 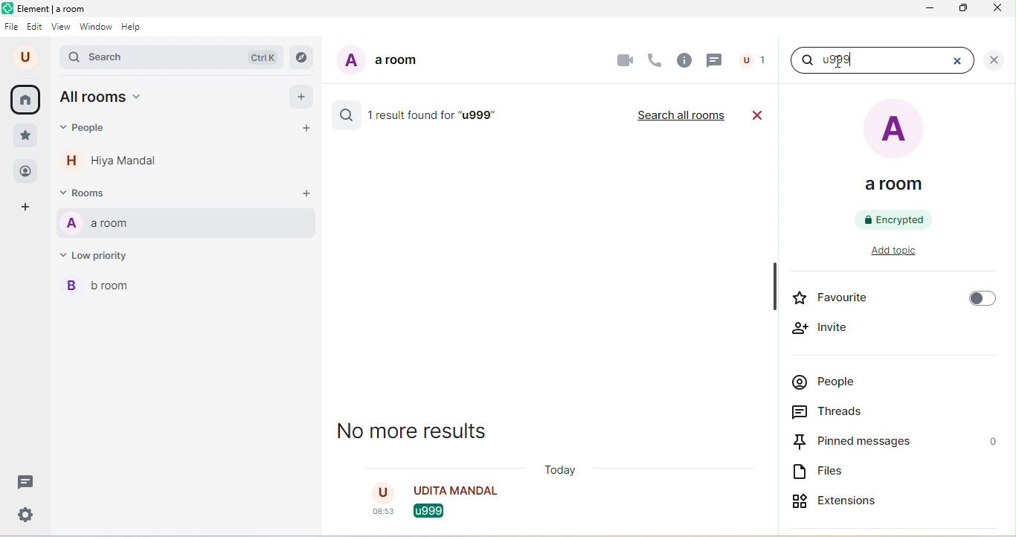 I want to click on search, so click(x=174, y=58).